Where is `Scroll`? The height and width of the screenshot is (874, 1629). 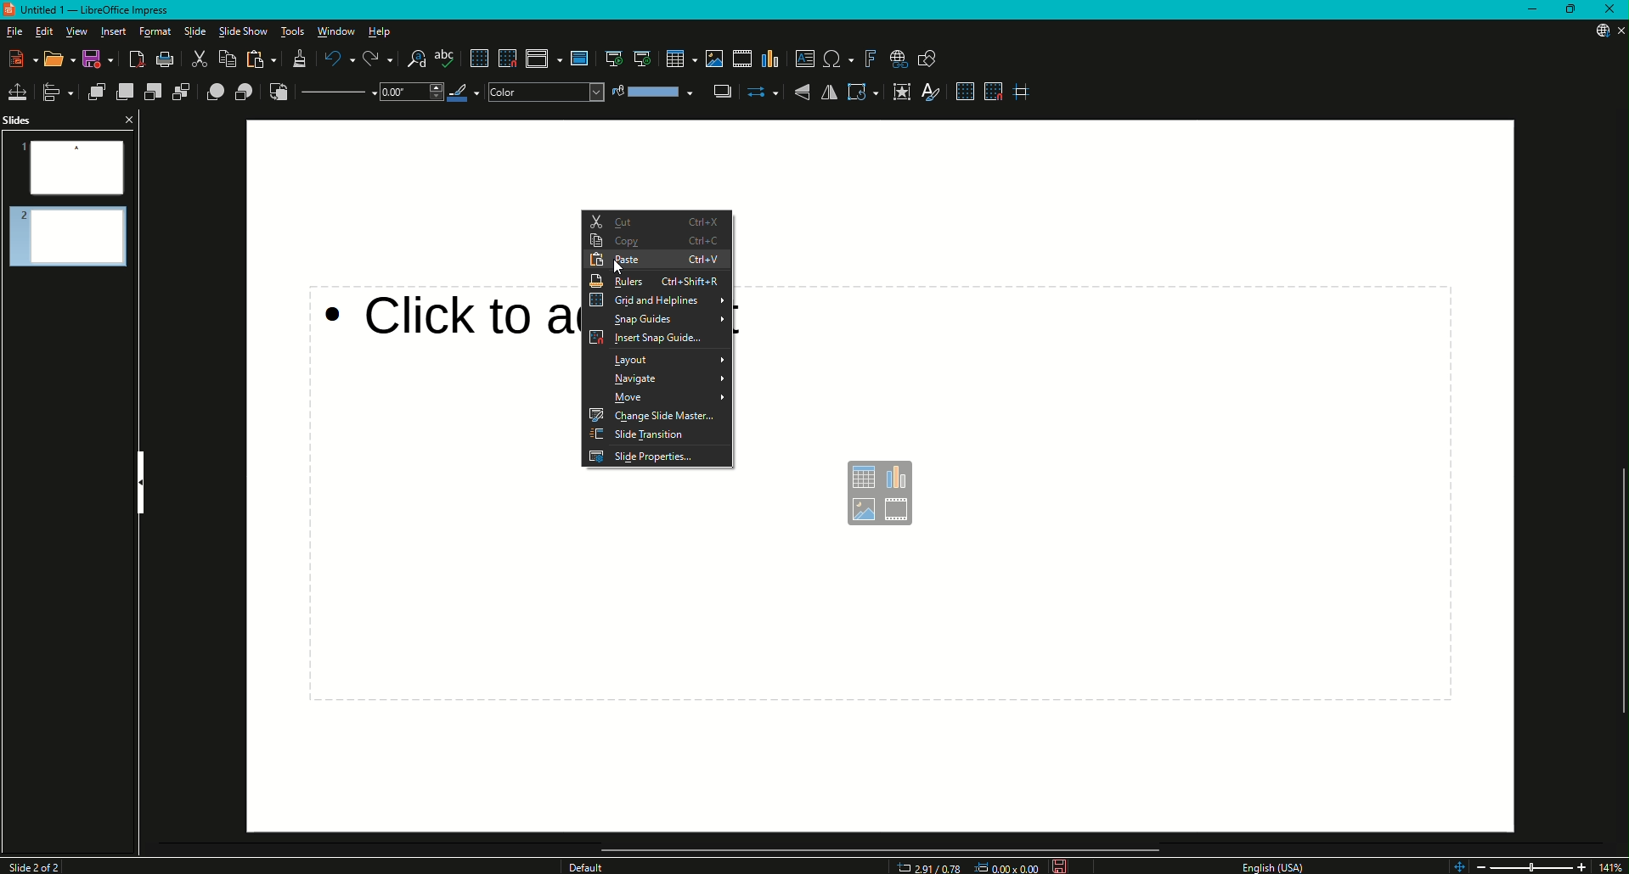
Scroll is located at coordinates (1630, 360).